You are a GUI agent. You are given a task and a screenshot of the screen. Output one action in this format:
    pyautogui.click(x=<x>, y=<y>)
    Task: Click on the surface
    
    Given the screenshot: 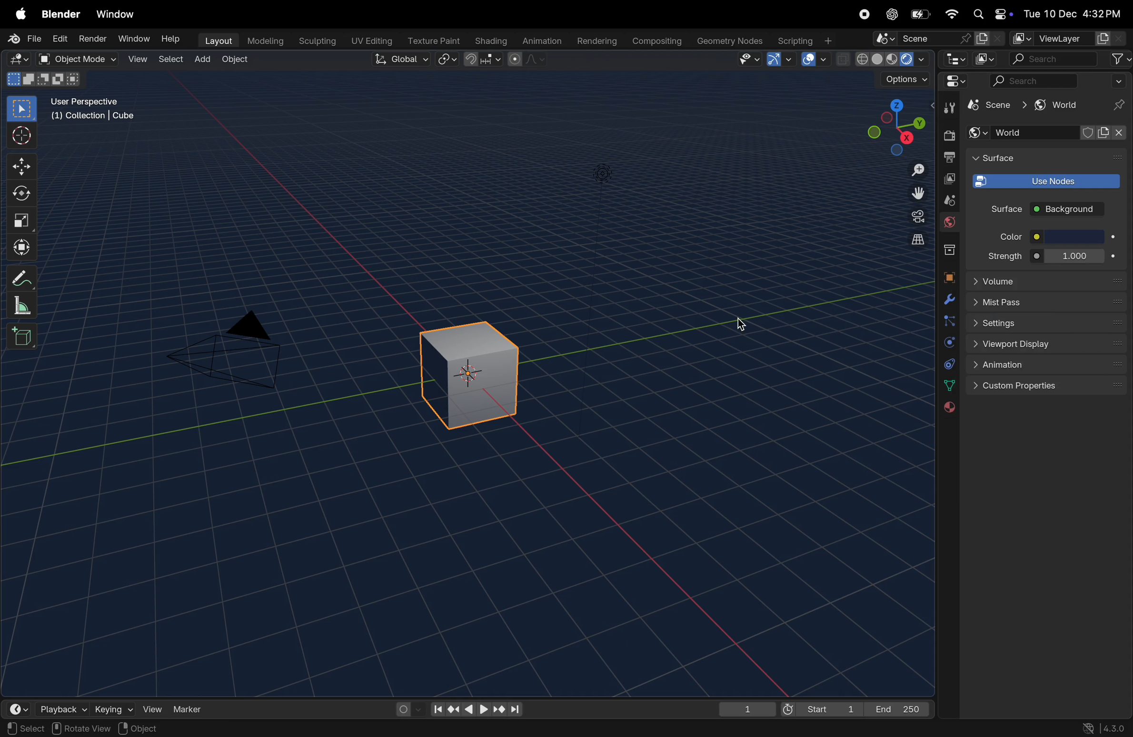 What is the action you would take?
    pyautogui.click(x=1002, y=209)
    